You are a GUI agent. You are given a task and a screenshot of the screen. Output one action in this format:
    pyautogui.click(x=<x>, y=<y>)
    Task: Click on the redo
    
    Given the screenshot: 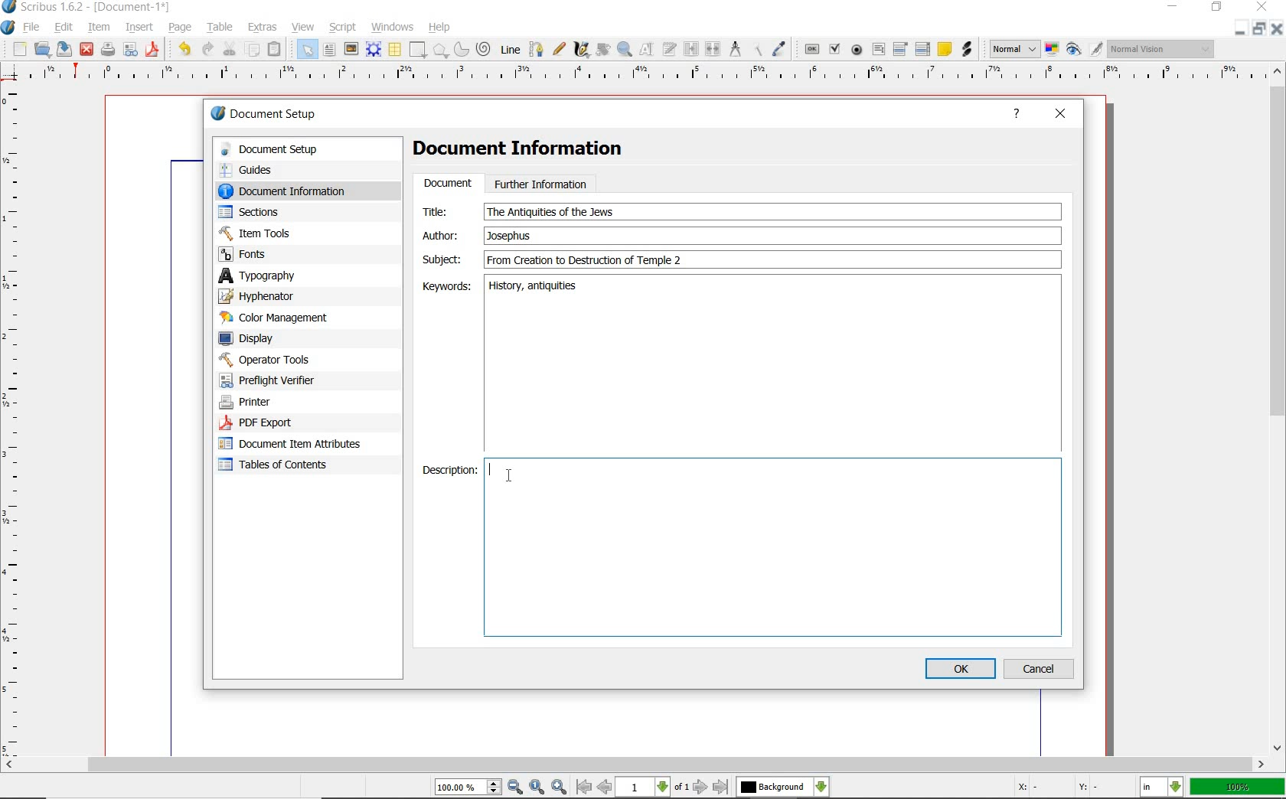 What is the action you would take?
    pyautogui.click(x=209, y=50)
    